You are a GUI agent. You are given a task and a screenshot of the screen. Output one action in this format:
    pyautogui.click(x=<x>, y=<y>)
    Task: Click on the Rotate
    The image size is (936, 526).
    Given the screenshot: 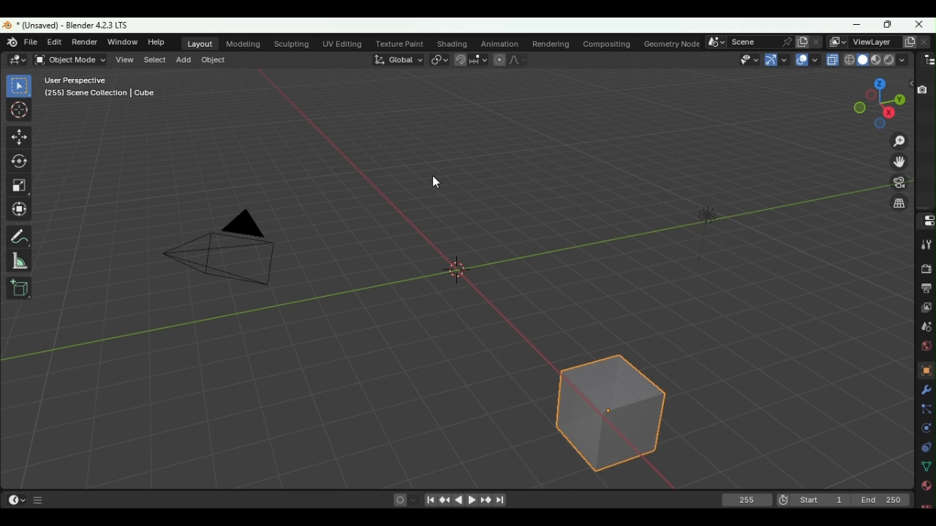 What is the action you would take?
    pyautogui.click(x=21, y=162)
    